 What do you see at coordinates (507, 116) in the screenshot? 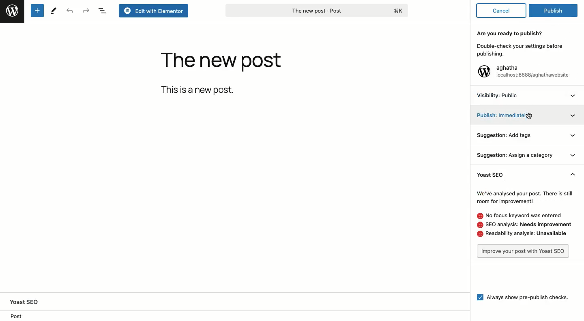
I see `Publish: Immediately` at bounding box center [507, 116].